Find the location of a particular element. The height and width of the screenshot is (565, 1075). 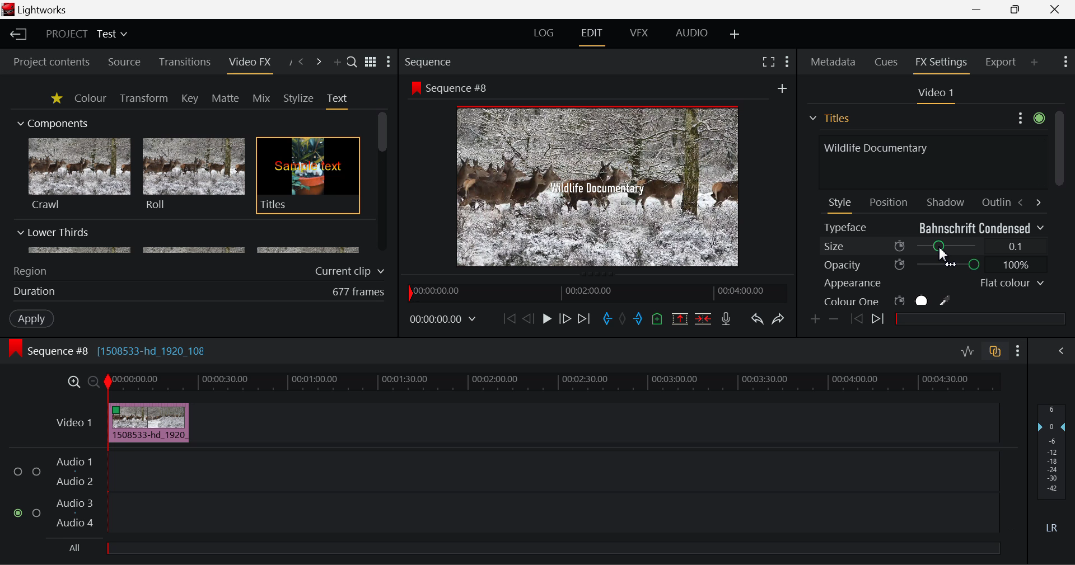

Source is located at coordinates (124, 63).